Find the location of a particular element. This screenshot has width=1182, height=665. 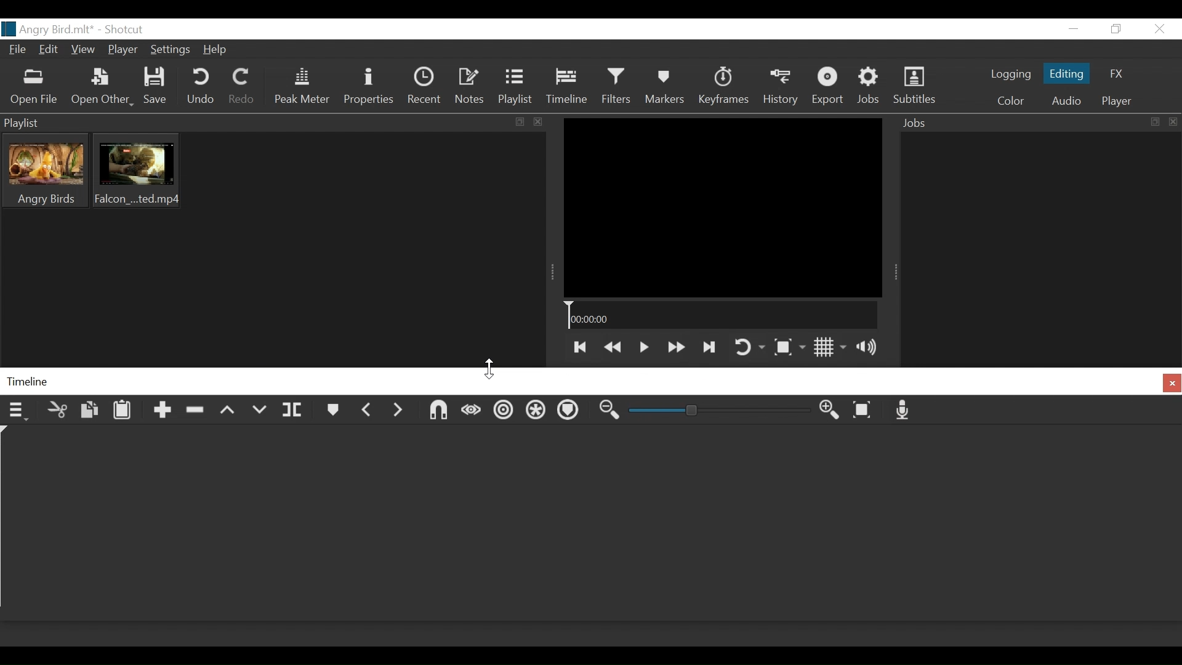

Save is located at coordinates (158, 86).